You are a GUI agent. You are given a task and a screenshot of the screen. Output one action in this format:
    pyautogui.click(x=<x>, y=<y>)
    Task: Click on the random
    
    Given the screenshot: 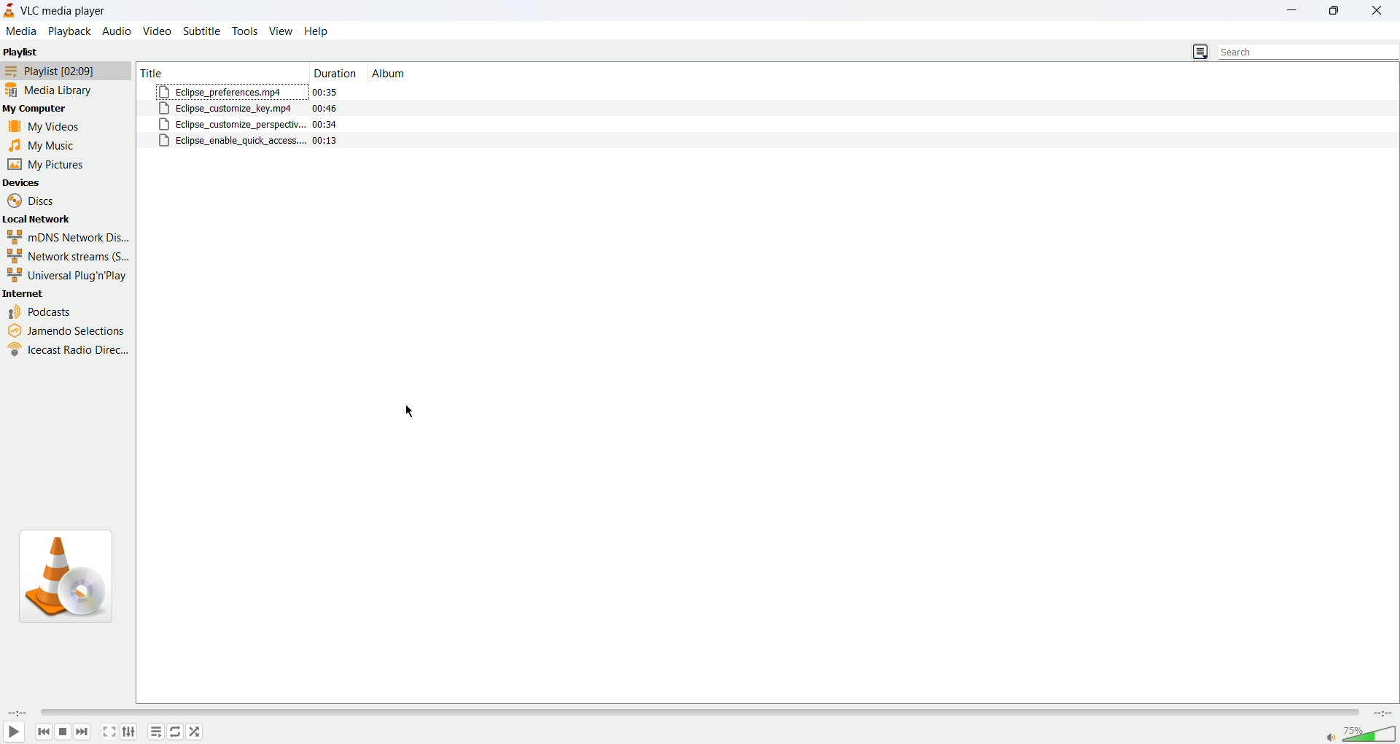 What is the action you would take?
    pyautogui.click(x=195, y=732)
    